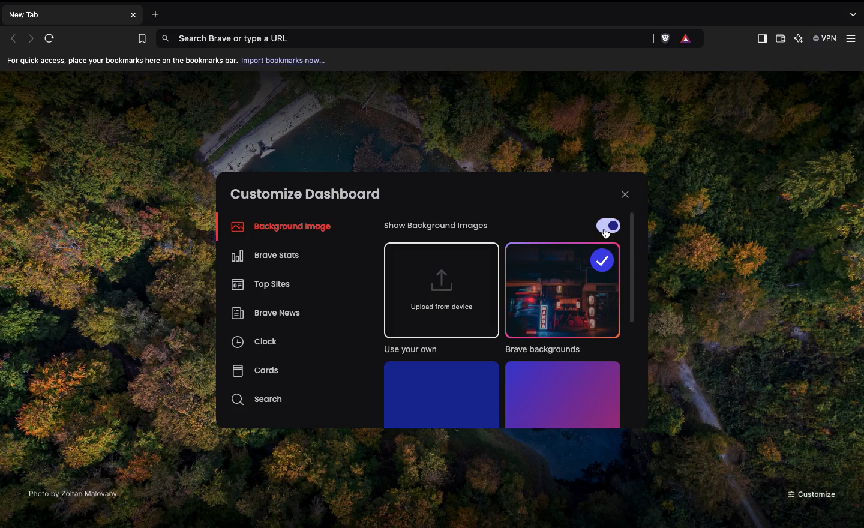  Describe the element at coordinates (133, 15) in the screenshot. I see `Close new tab` at that location.